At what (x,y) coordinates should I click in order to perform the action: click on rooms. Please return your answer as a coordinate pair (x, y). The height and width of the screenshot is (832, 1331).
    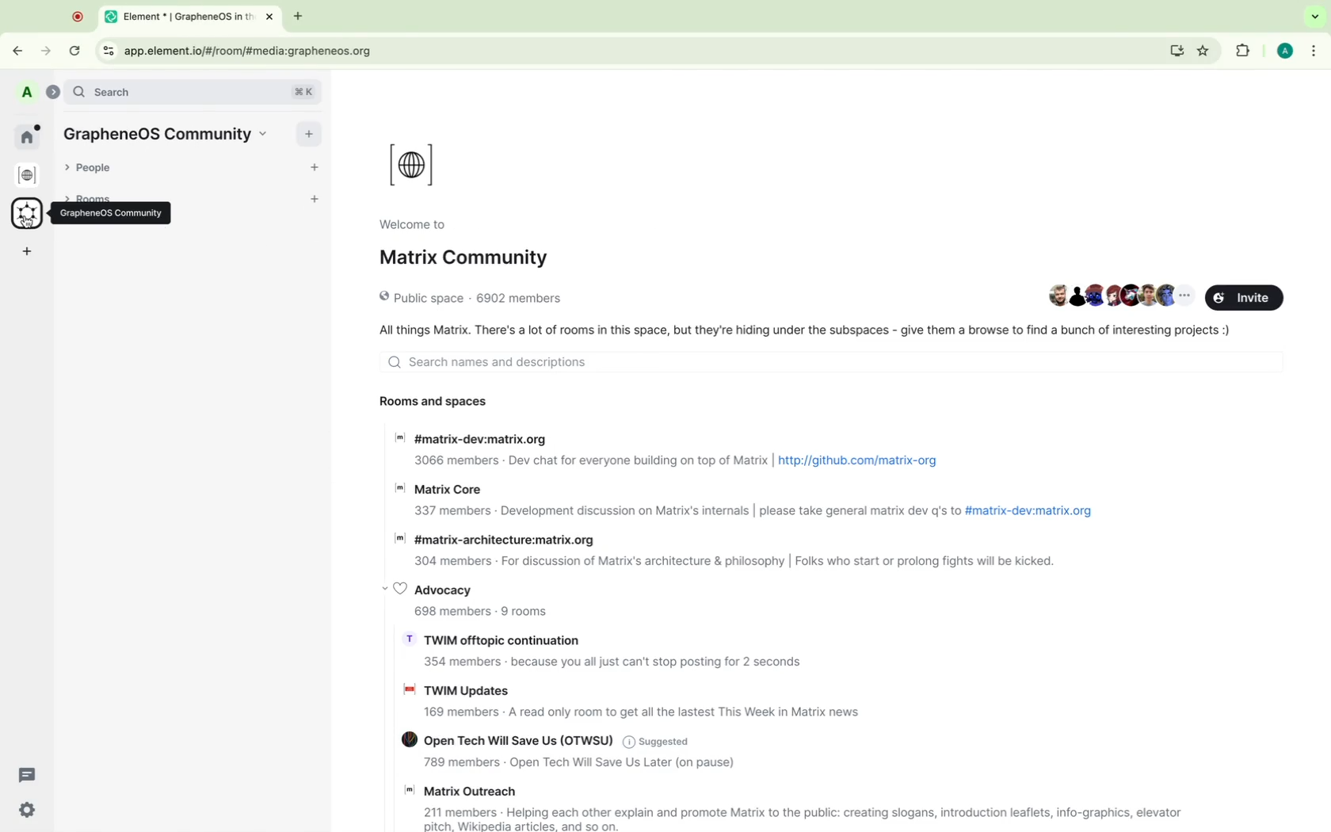
    Looking at the image, I should click on (101, 193).